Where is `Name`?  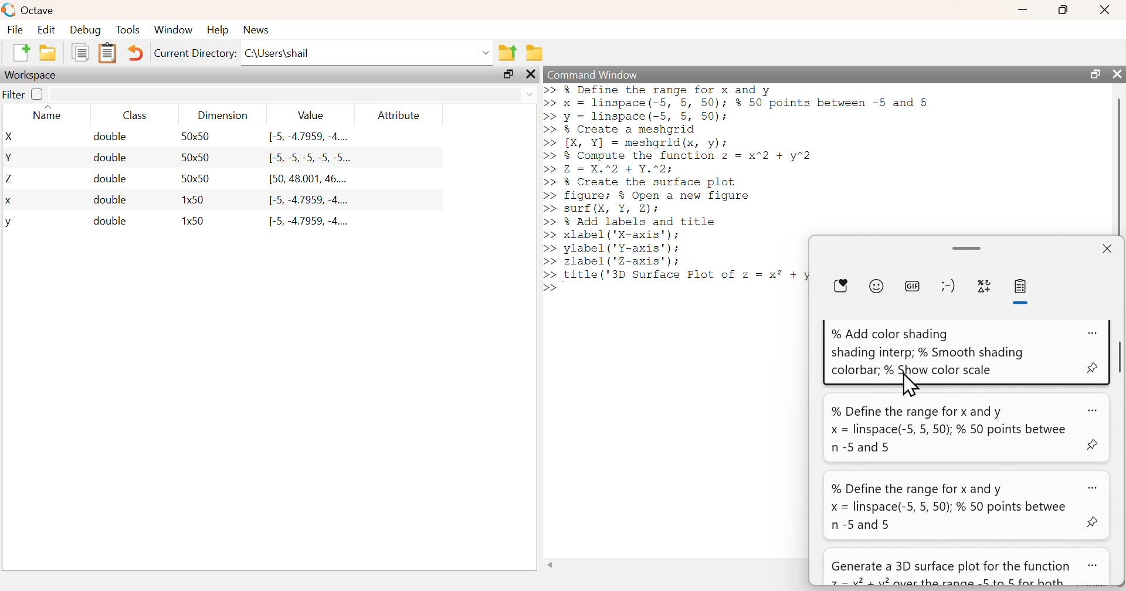
Name is located at coordinates (50, 113).